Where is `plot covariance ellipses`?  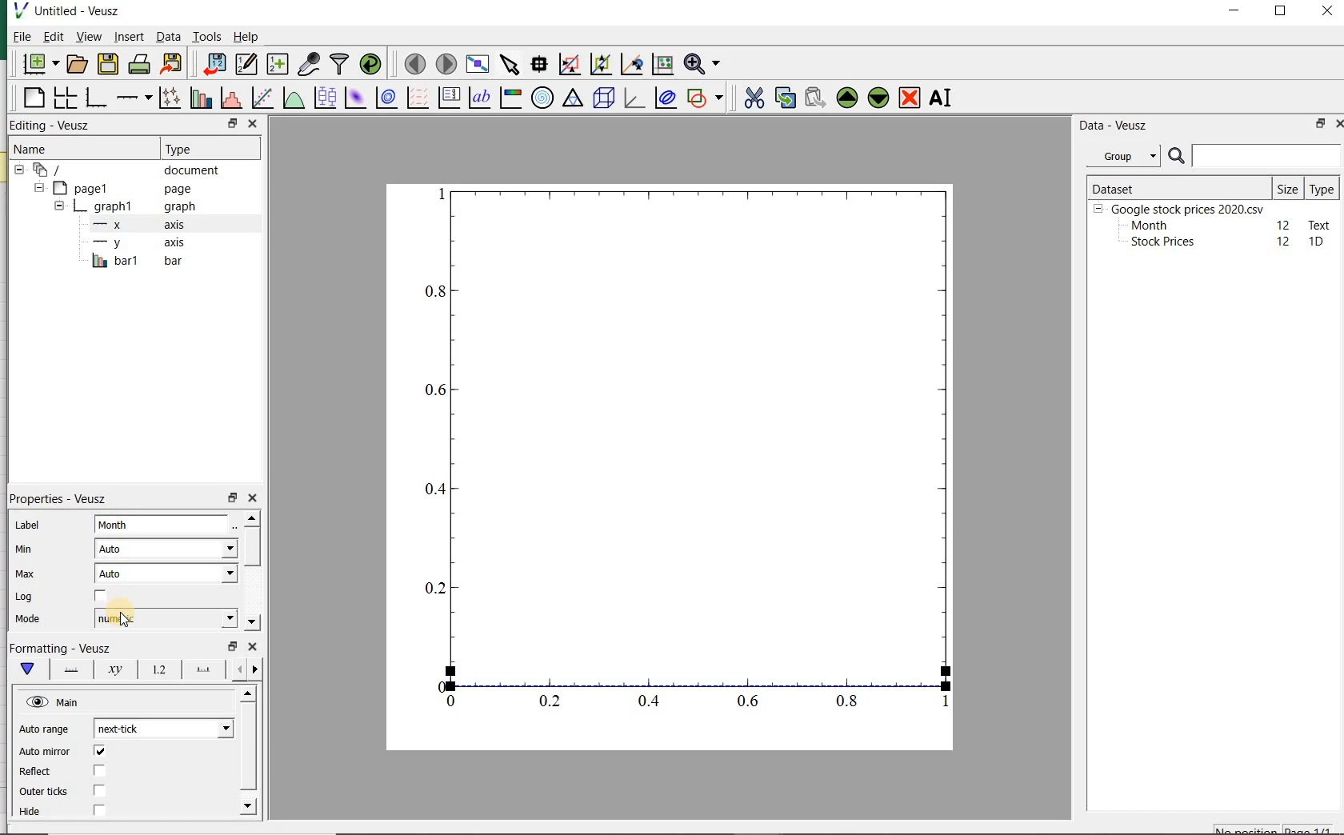 plot covariance ellipses is located at coordinates (666, 98).